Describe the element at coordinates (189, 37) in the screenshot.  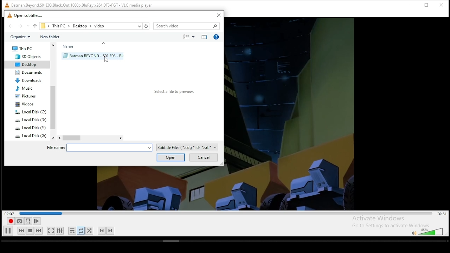
I see `select view` at that location.